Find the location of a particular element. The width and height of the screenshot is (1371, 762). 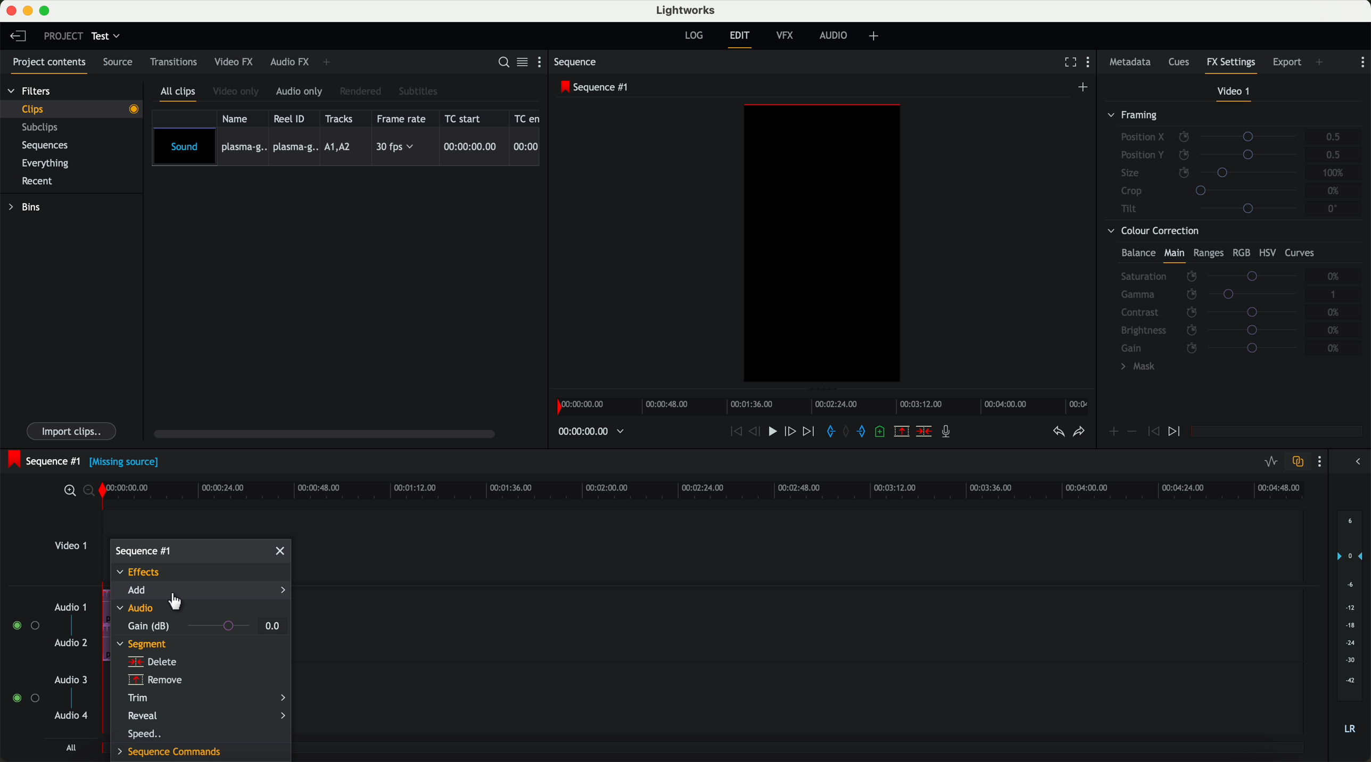

audio only is located at coordinates (301, 92).